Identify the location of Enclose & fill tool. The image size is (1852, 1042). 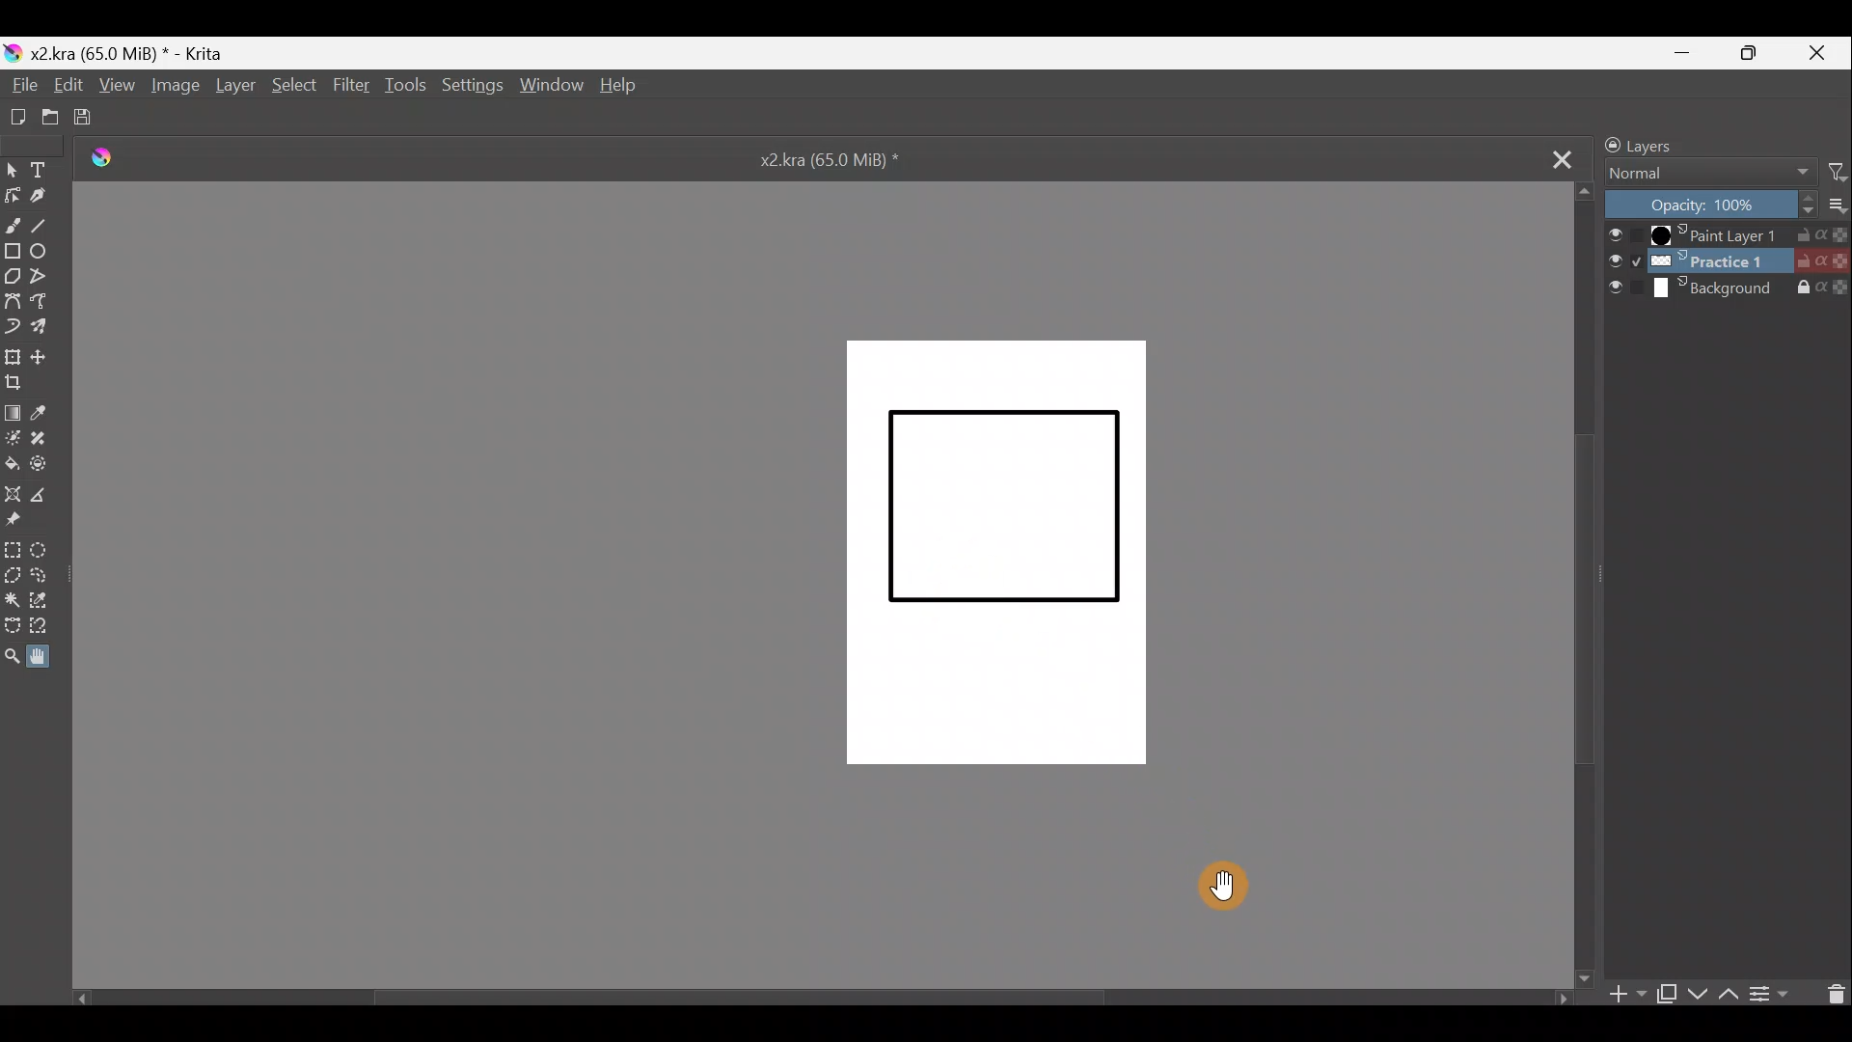
(44, 463).